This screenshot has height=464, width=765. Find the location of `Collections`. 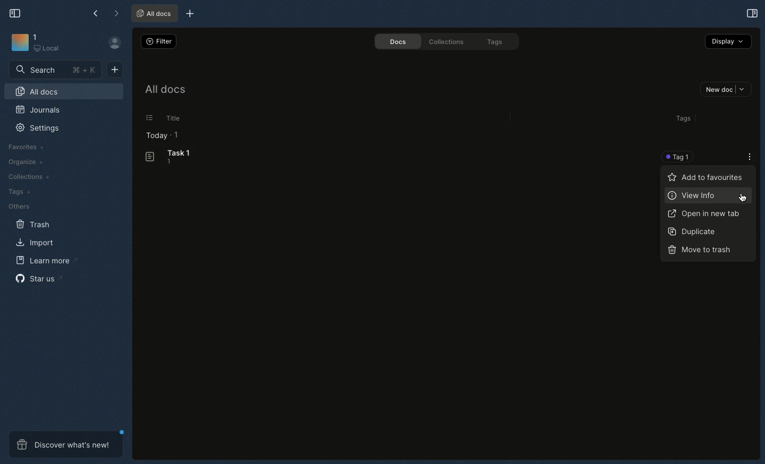

Collections is located at coordinates (447, 43).